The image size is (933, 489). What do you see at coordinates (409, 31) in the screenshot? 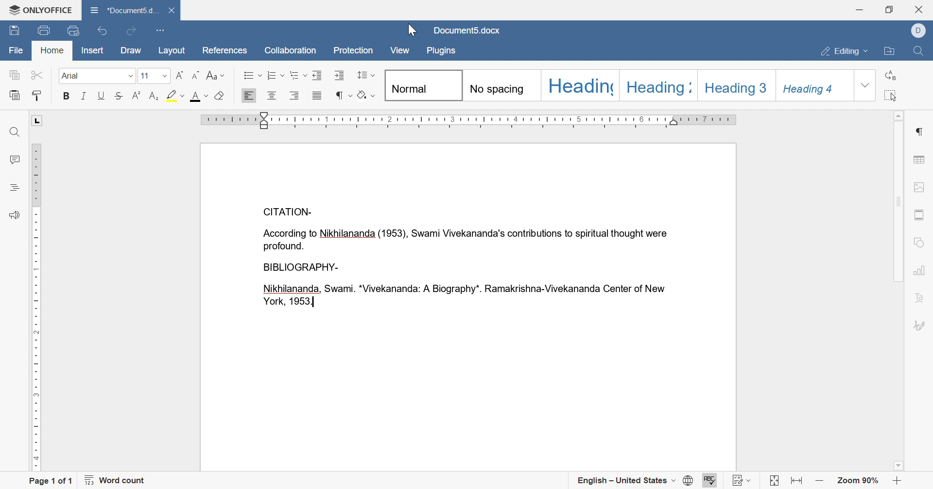
I see `cursor` at bounding box center [409, 31].